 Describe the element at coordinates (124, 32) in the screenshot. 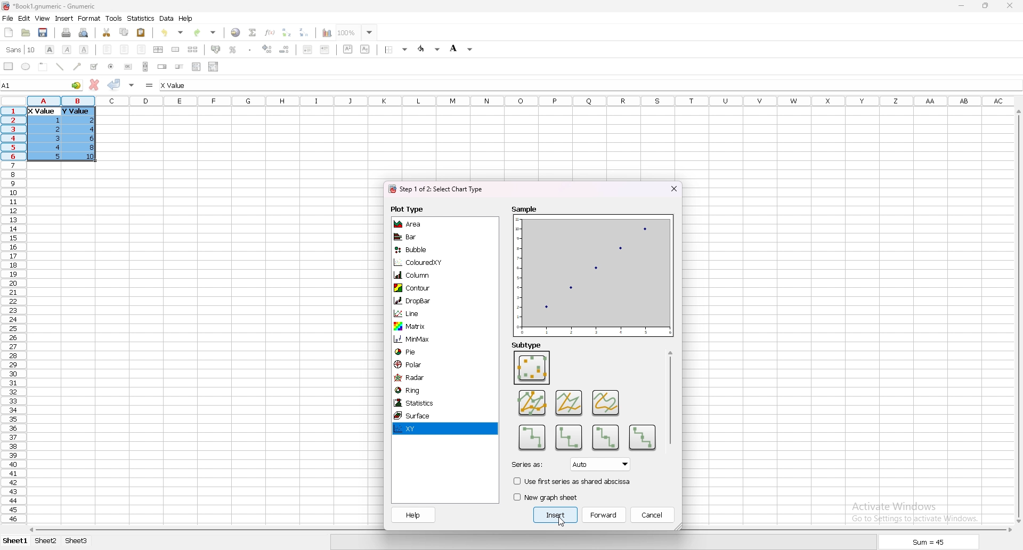

I see `copy` at that location.